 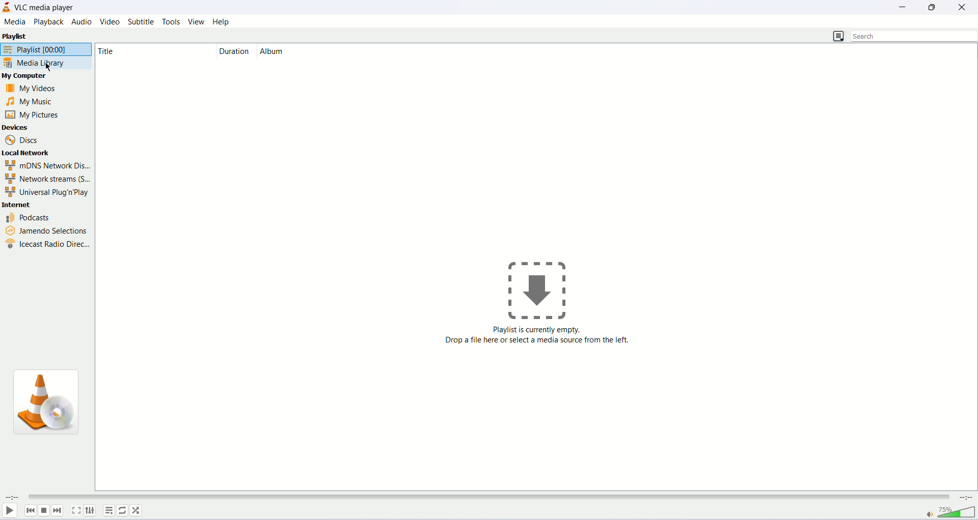 I want to click on mouse cursor, so click(x=50, y=67).